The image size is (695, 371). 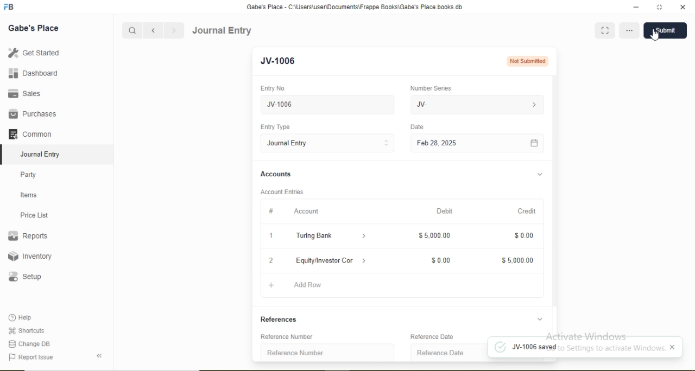 I want to click on Help, so click(x=21, y=317).